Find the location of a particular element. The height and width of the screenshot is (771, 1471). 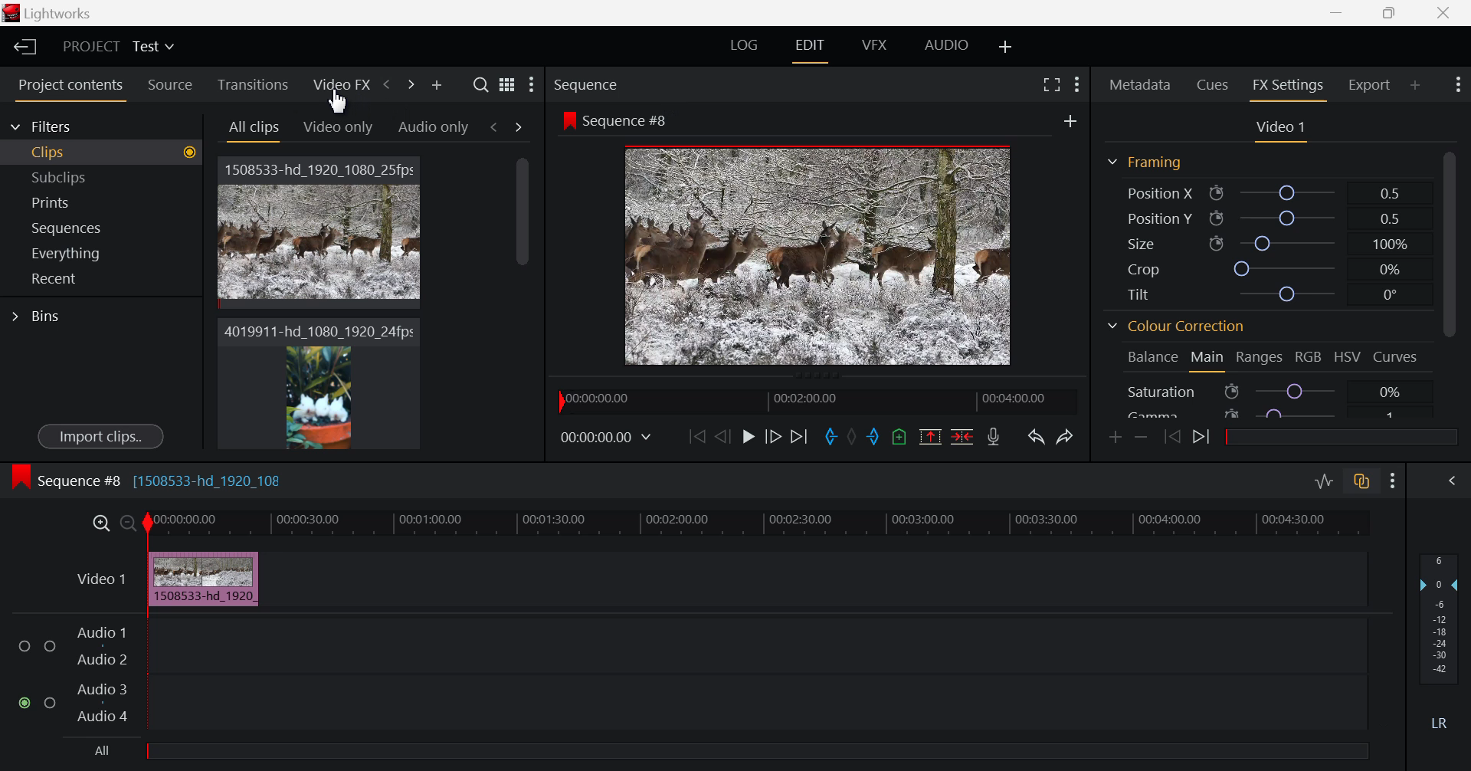

Mark Cue is located at coordinates (899, 437).